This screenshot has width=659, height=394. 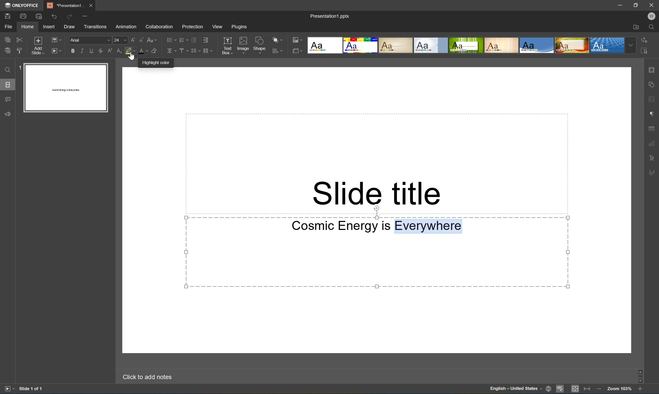 I want to click on Protection, so click(x=192, y=25).